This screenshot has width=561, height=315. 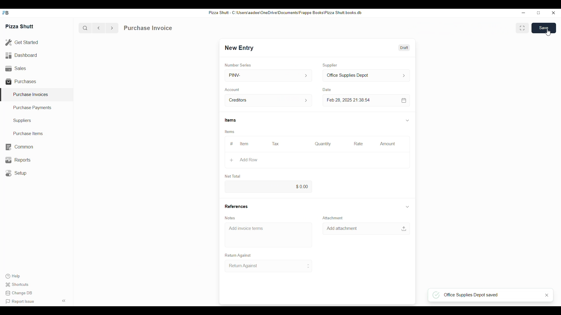 I want to click on Number Series, so click(x=238, y=65).